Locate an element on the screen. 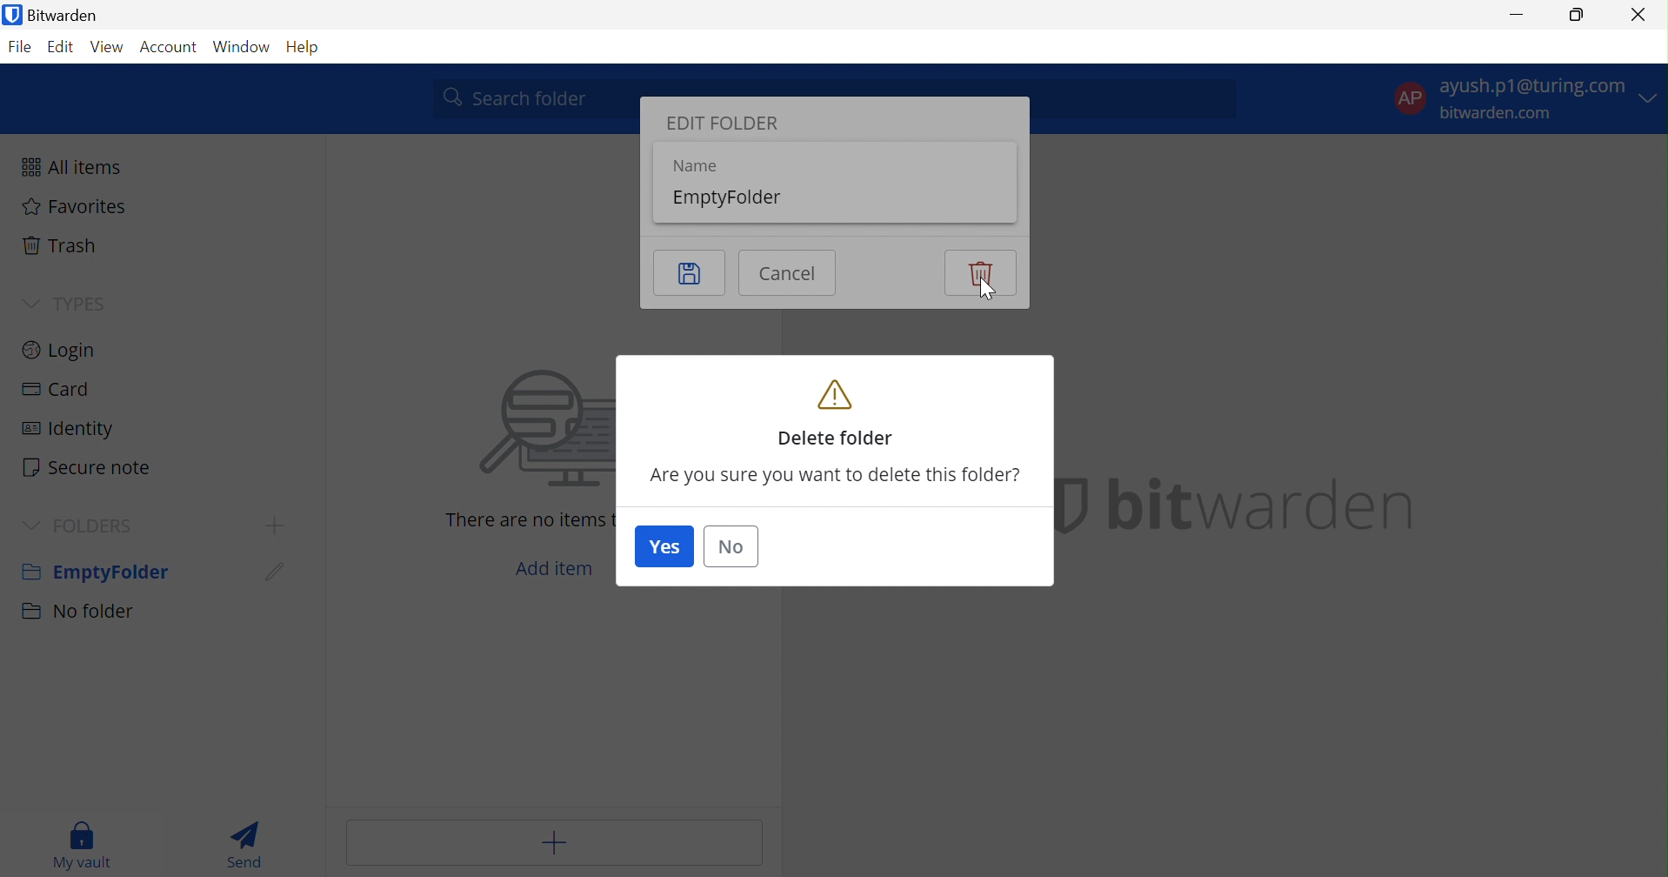 This screenshot has width=1668, height=877. Cancel is located at coordinates (789, 271).